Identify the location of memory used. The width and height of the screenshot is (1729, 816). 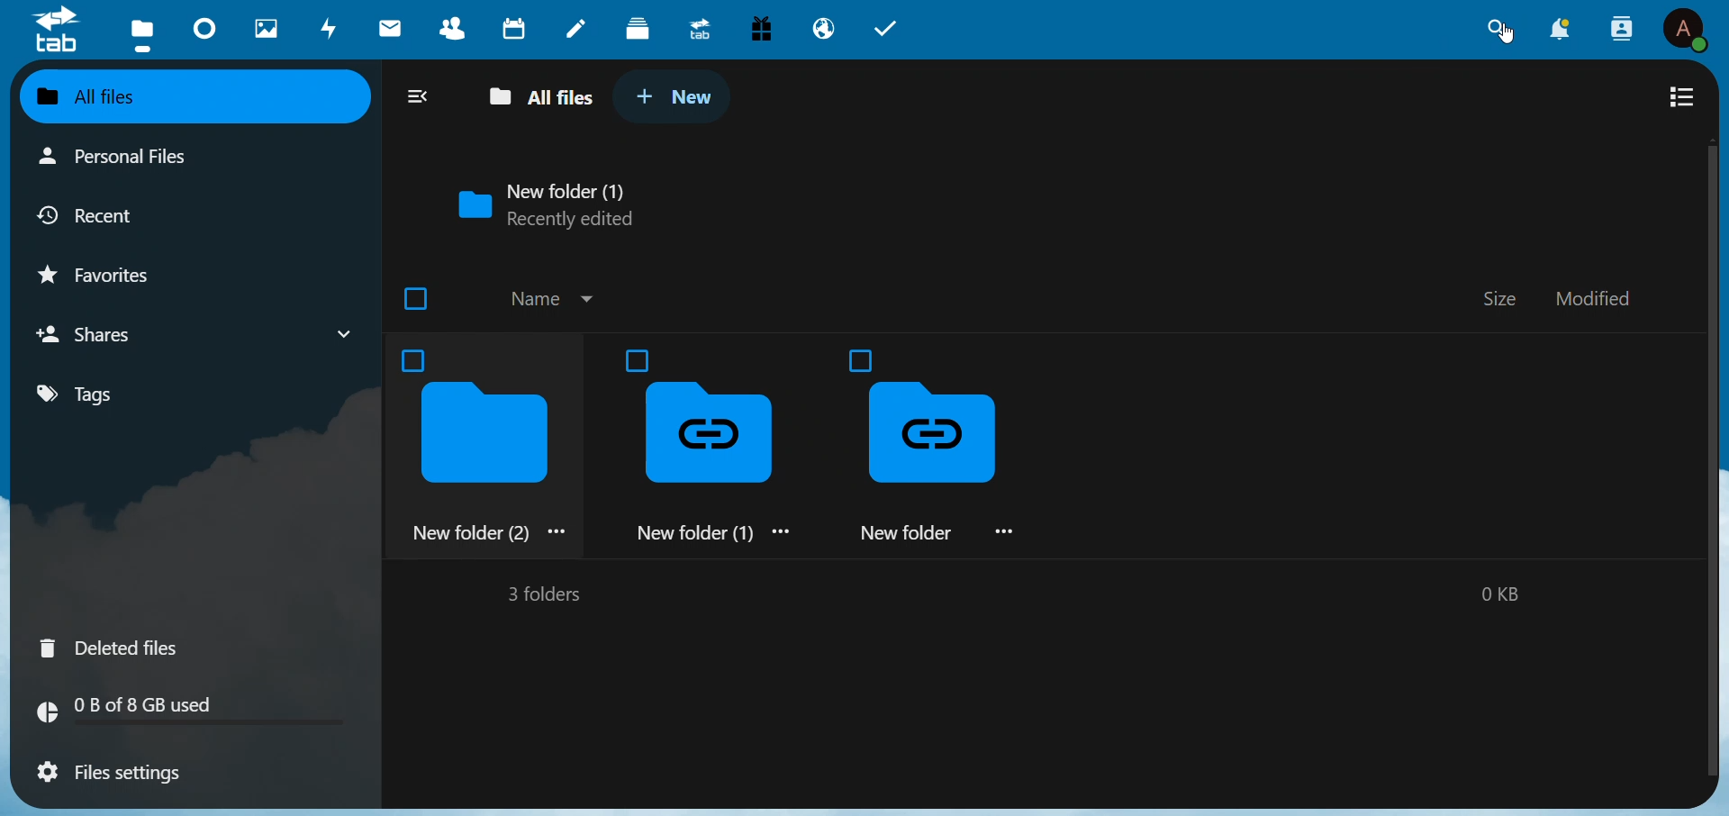
(186, 712).